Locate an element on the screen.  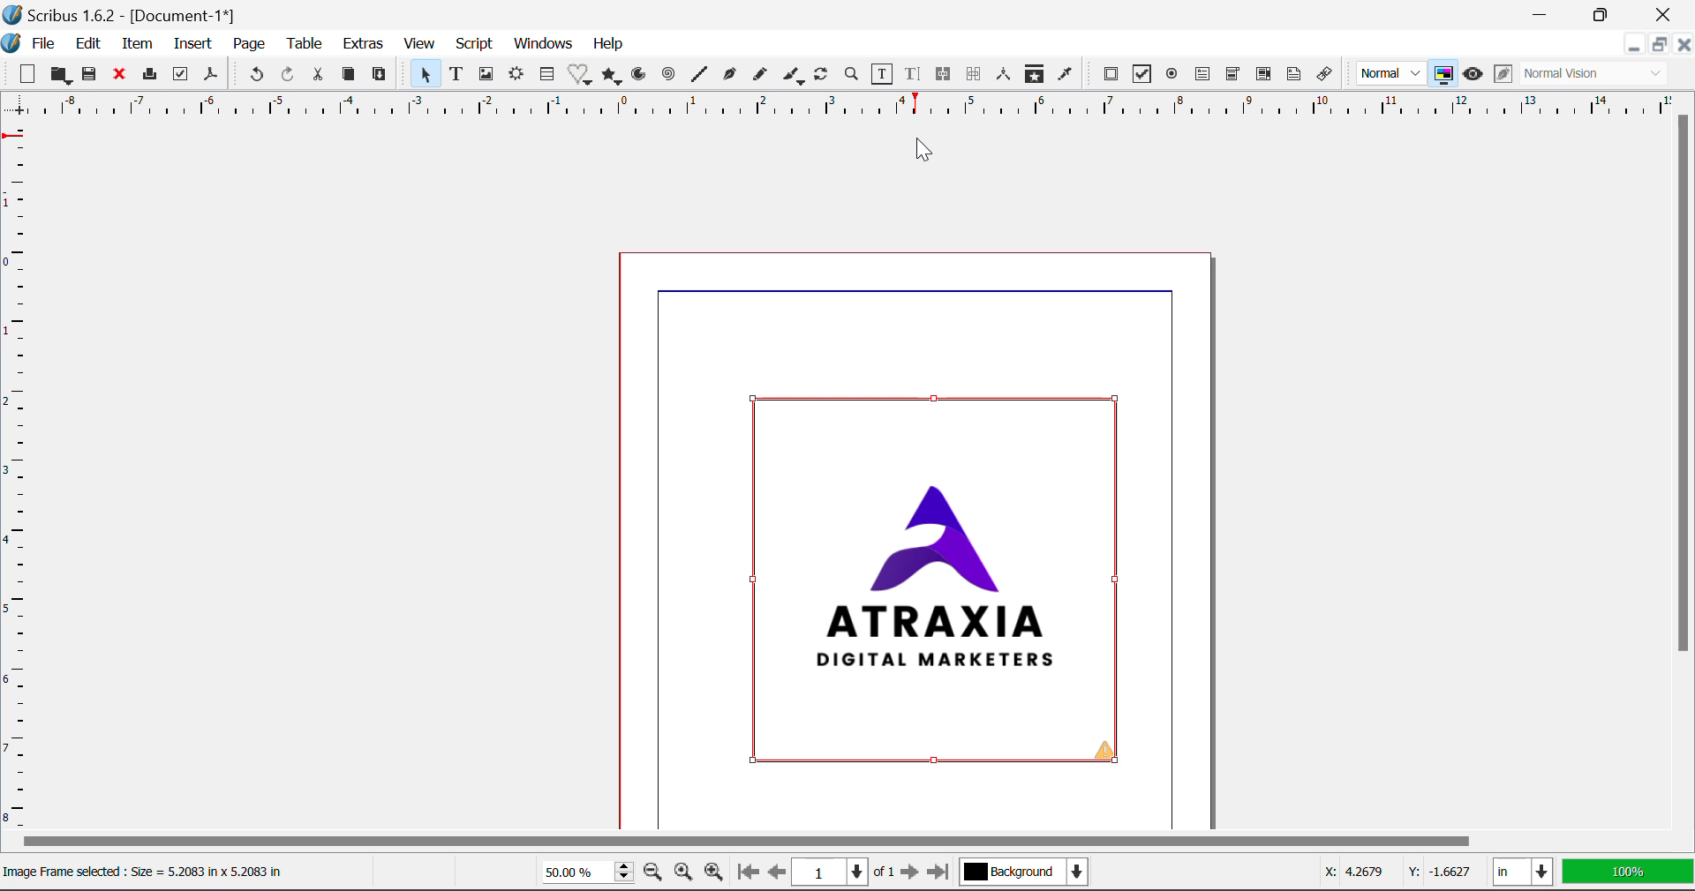
Calligraphic Line is located at coordinates (795, 77).